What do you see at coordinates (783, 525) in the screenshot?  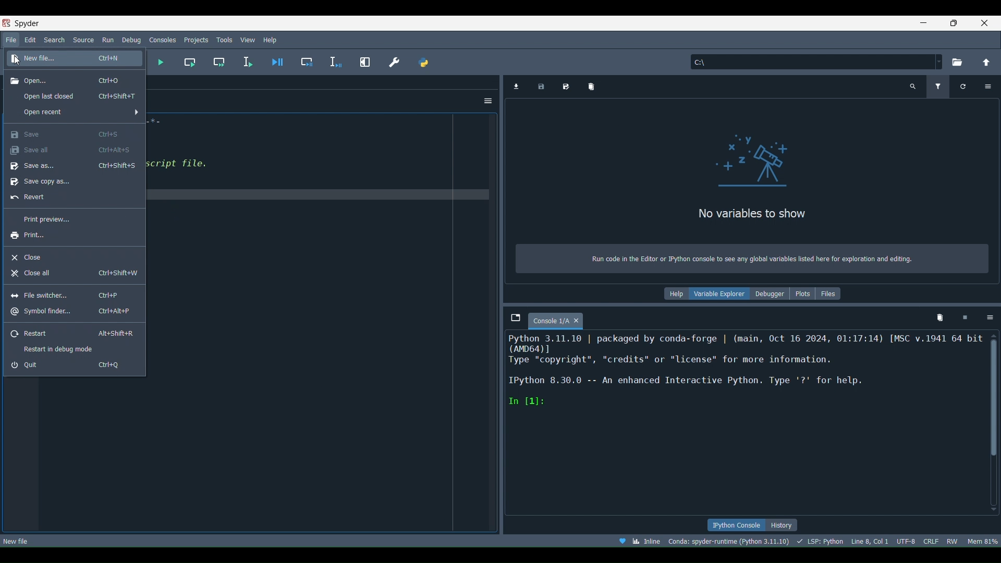 I see `History` at bounding box center [783, 525].